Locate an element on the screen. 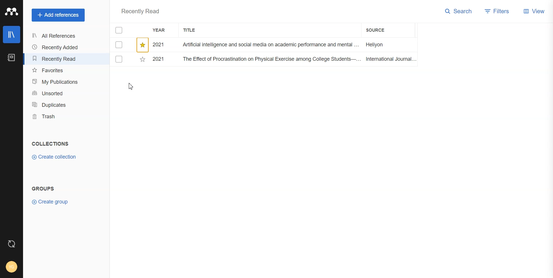  Cursor is located at coordinates (131, 86).